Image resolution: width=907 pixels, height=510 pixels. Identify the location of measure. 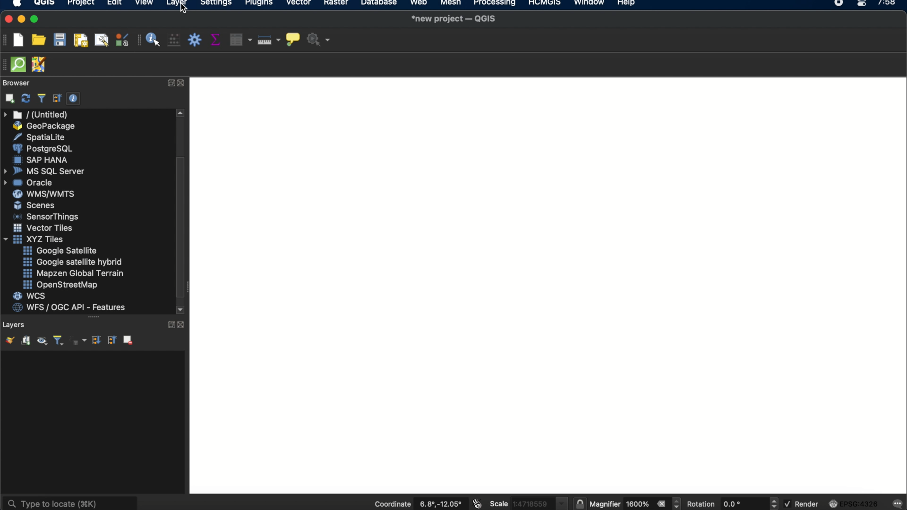
(268, 39).